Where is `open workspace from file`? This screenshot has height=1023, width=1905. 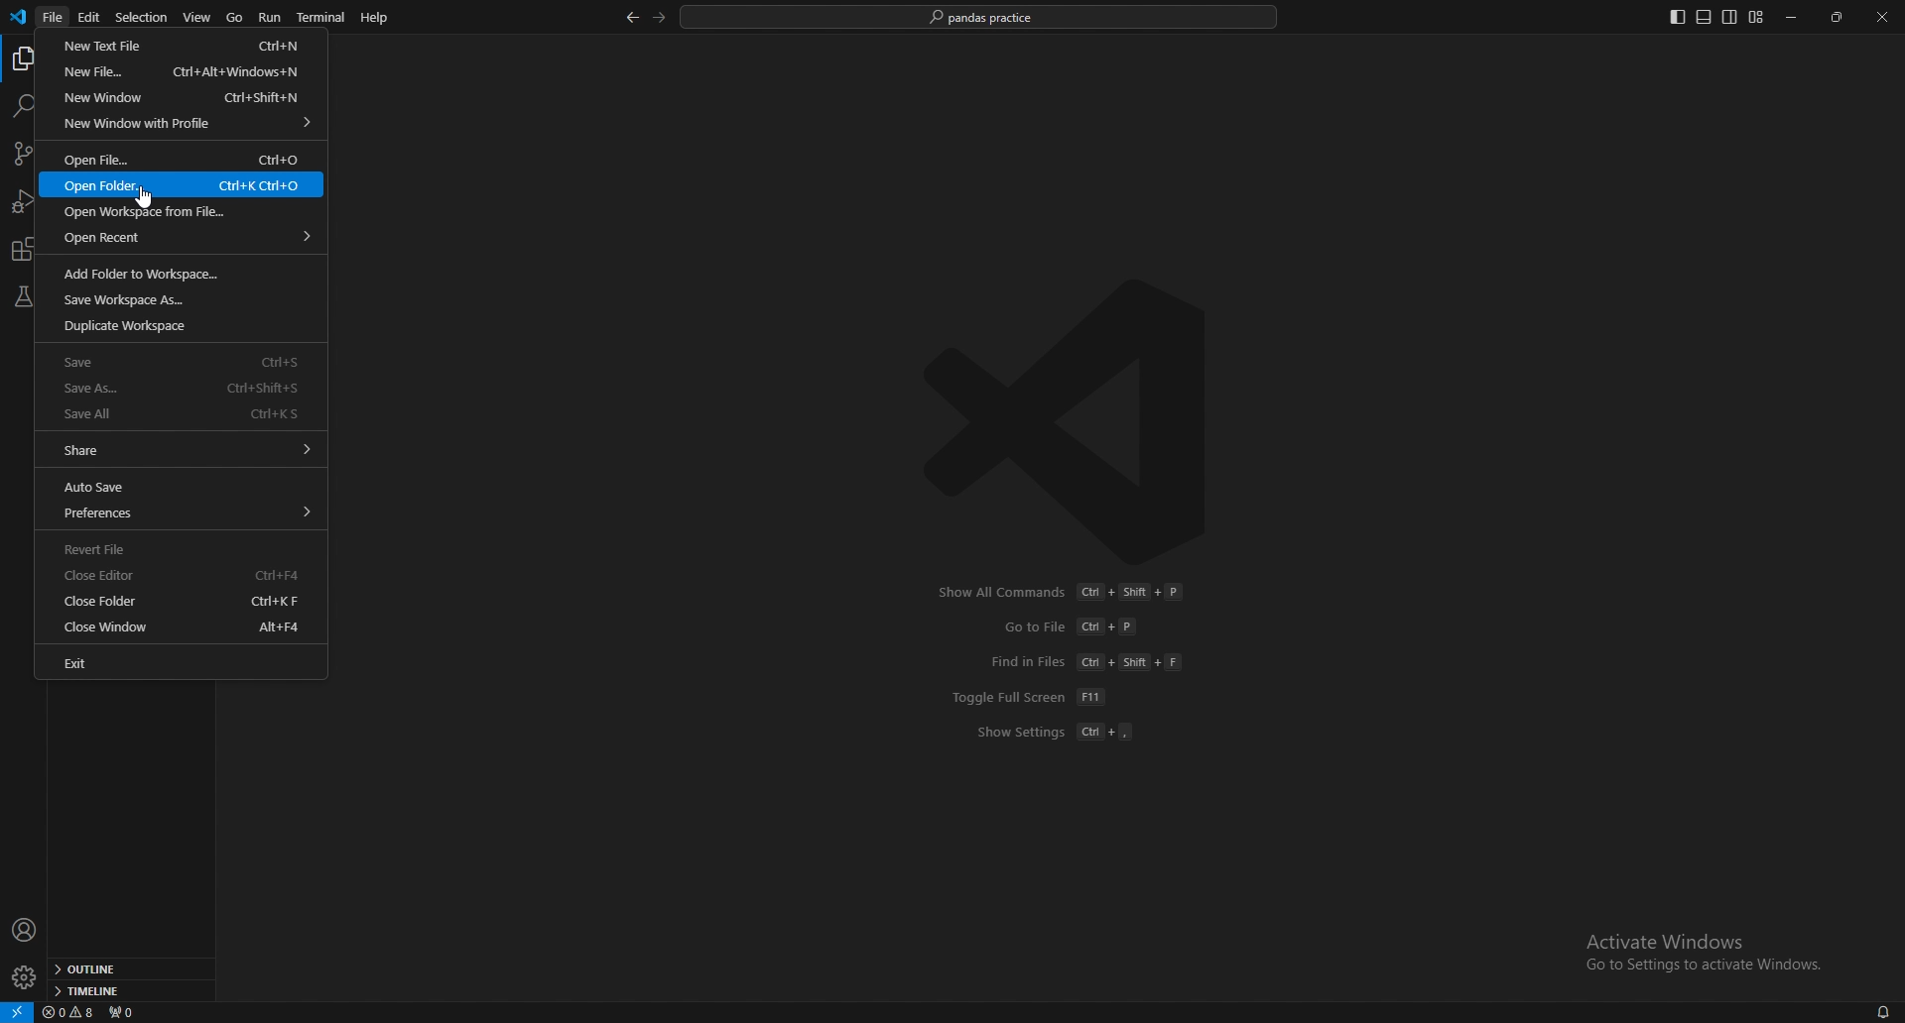
open workspace from file is located at coordinates (182, 212).